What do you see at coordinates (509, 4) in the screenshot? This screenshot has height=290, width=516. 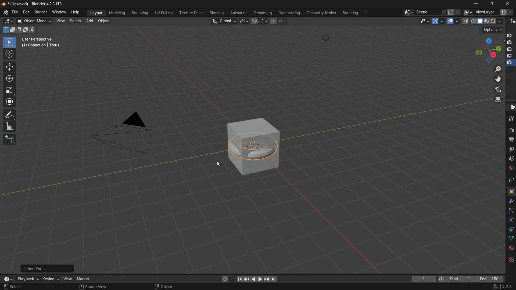 I see `close app` at bounding box center [509, 4].